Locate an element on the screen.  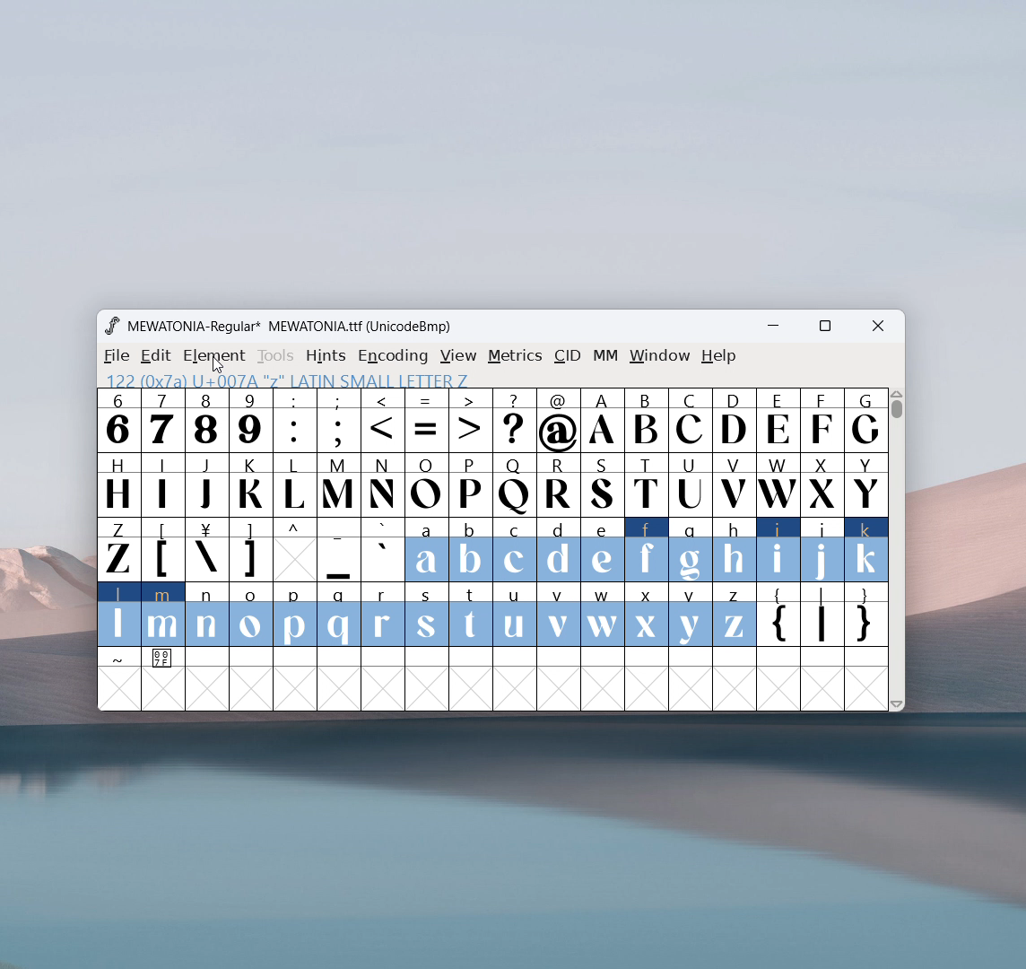
I is located at coordinates (162, 484).